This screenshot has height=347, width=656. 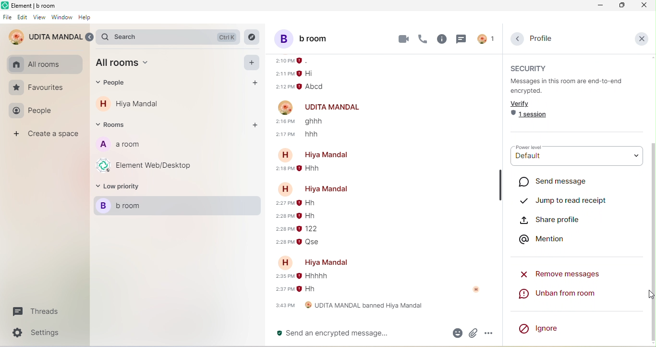 I want to click on messages in this room are end to end encrypted, so click(x=572, y=86).